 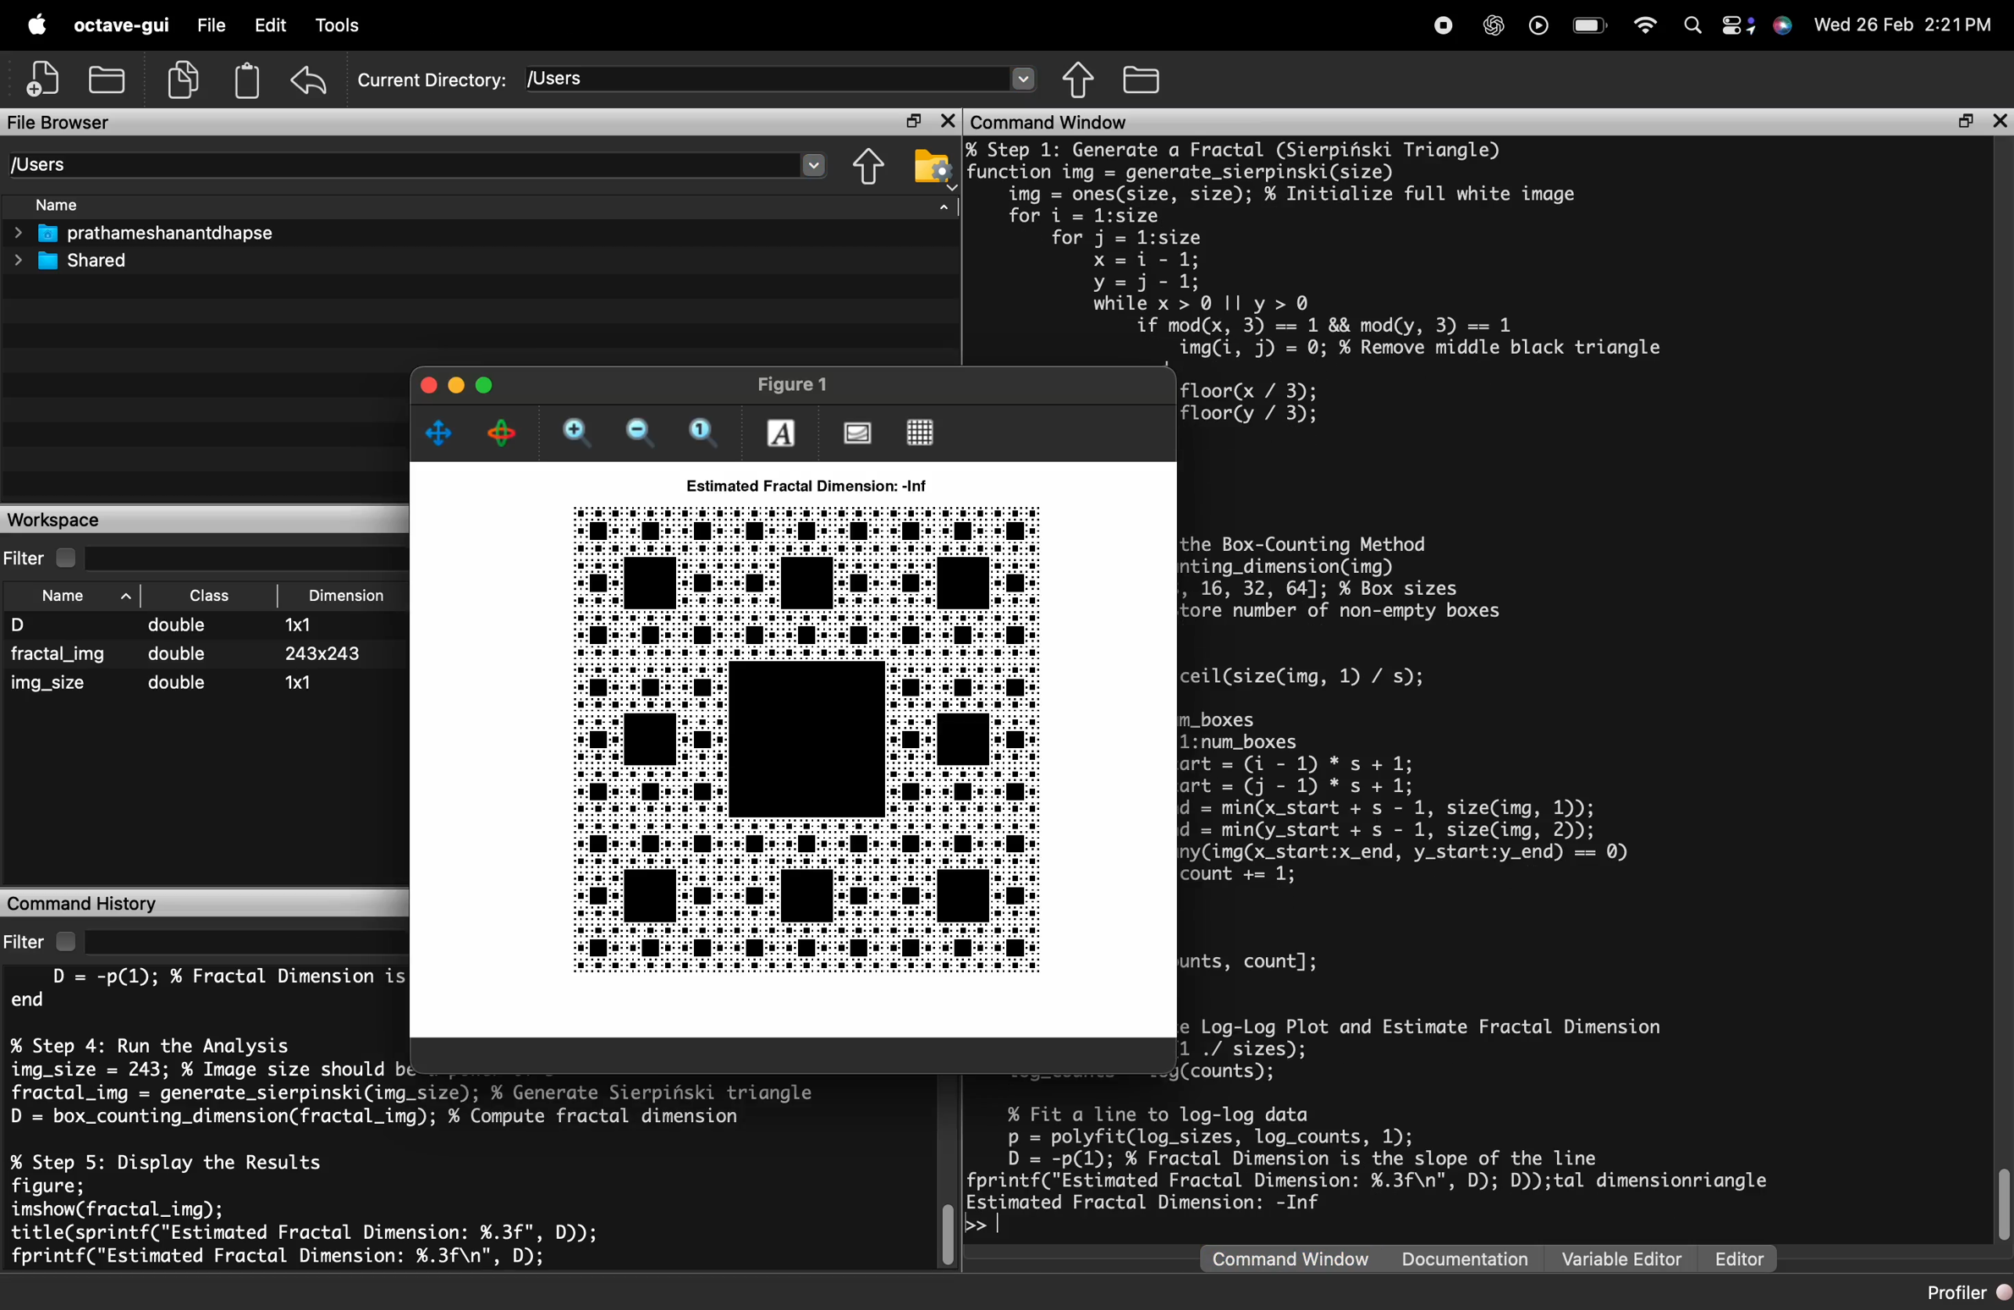 What do you see at coordinates (1649, 19) in the screenshot?
I see `wifi` at bounding box center [1649, 19].